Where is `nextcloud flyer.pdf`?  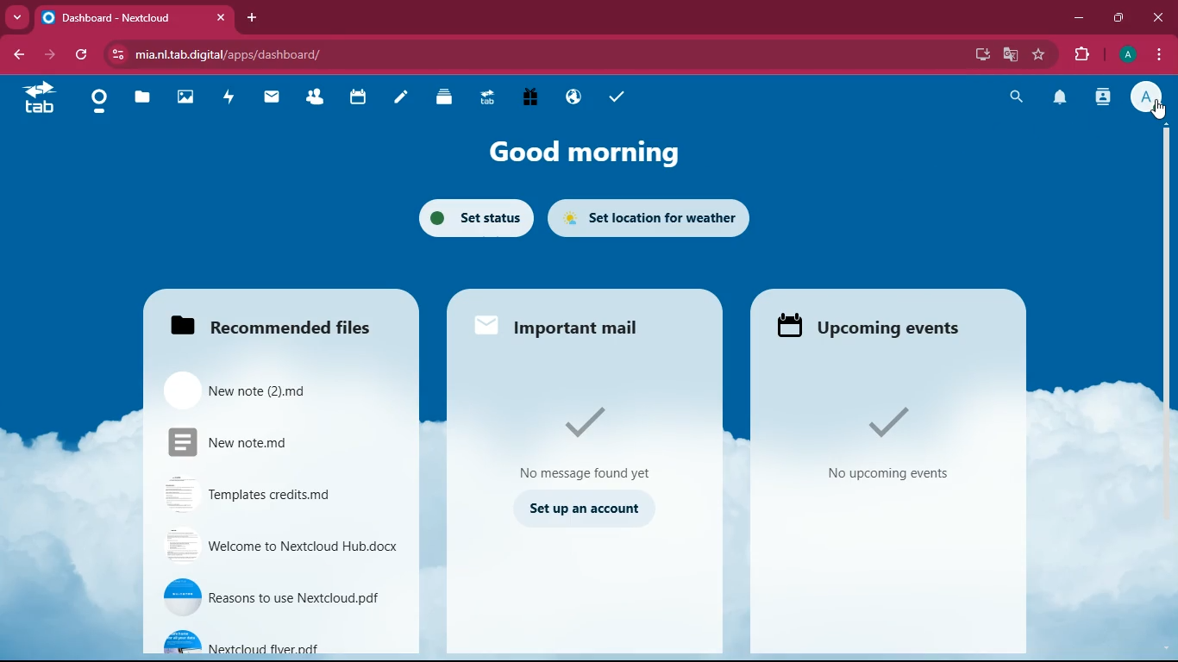 nextcloud flyer.pdf is located at coordinates (271, 640).